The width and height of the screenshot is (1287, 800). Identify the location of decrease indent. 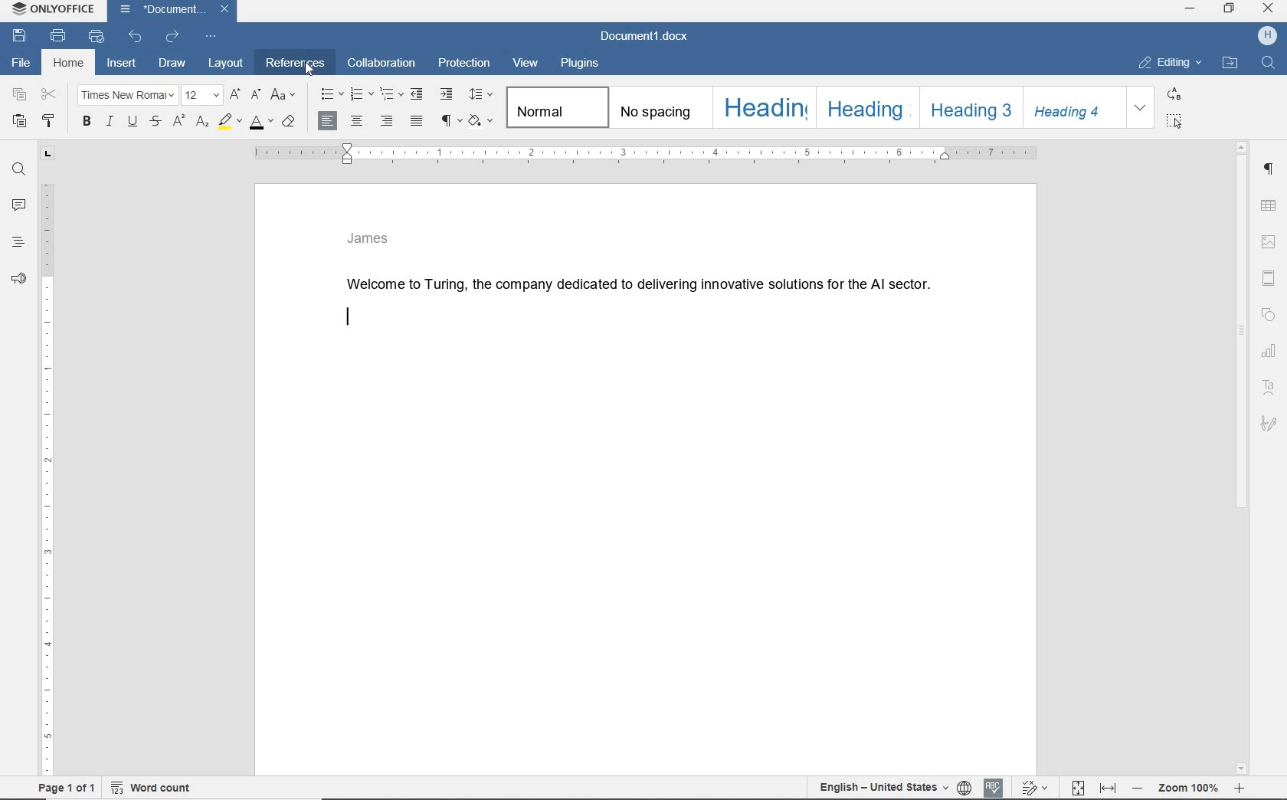
(419, 95).